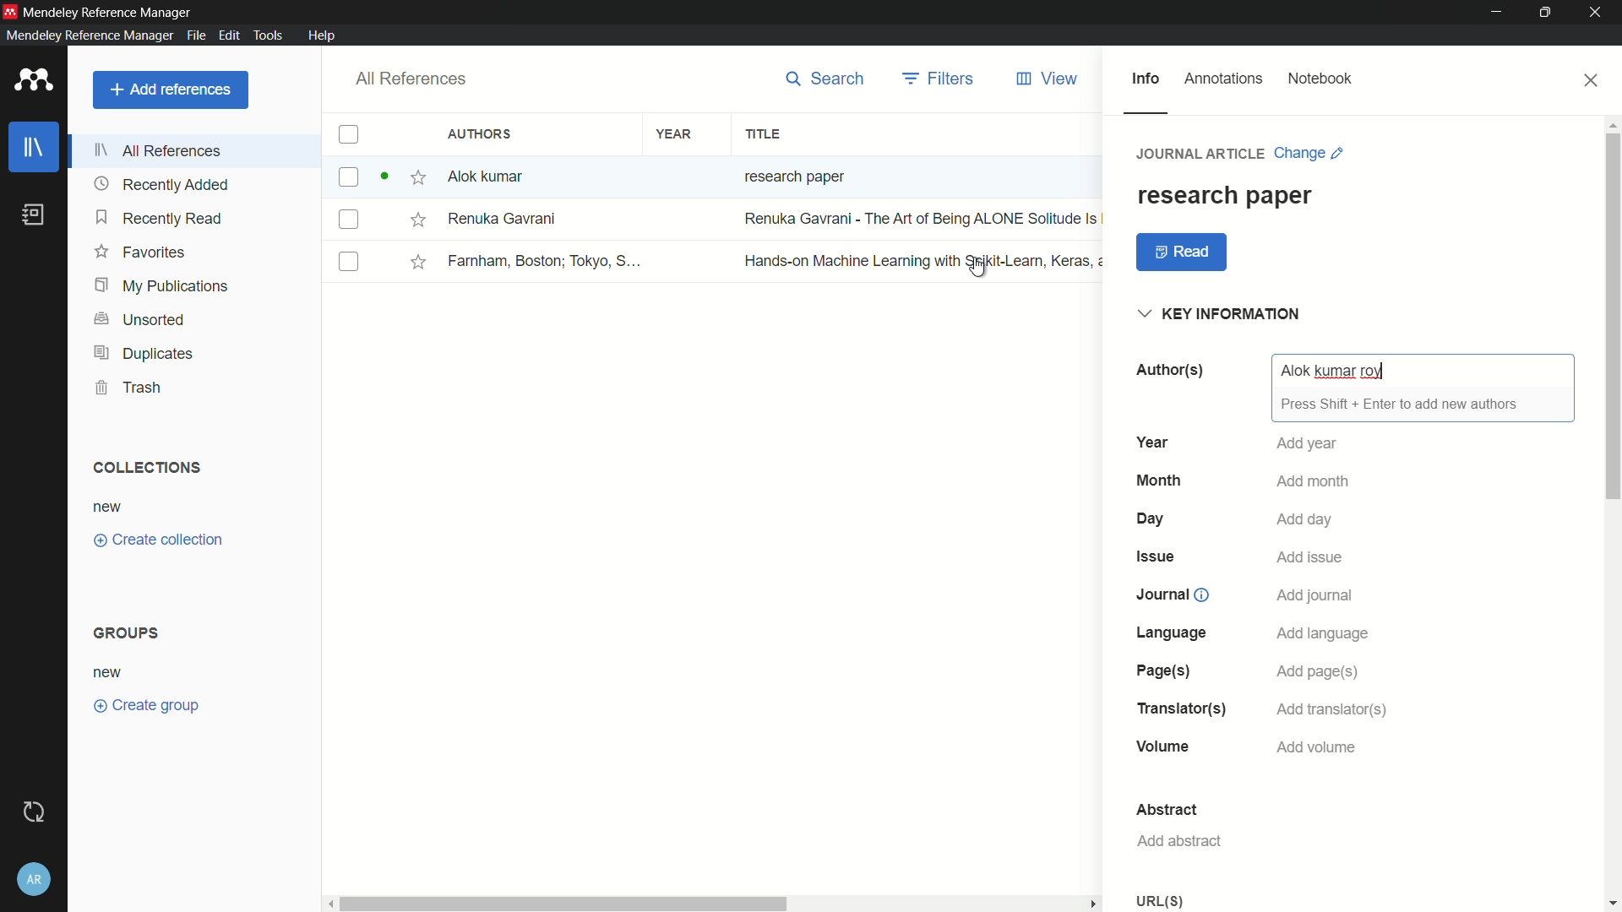 The image size is (1622, 912). What do you see at coordinates (1183, 252) in the screenshot?
I see `read` at bounding box center [1183, 252].